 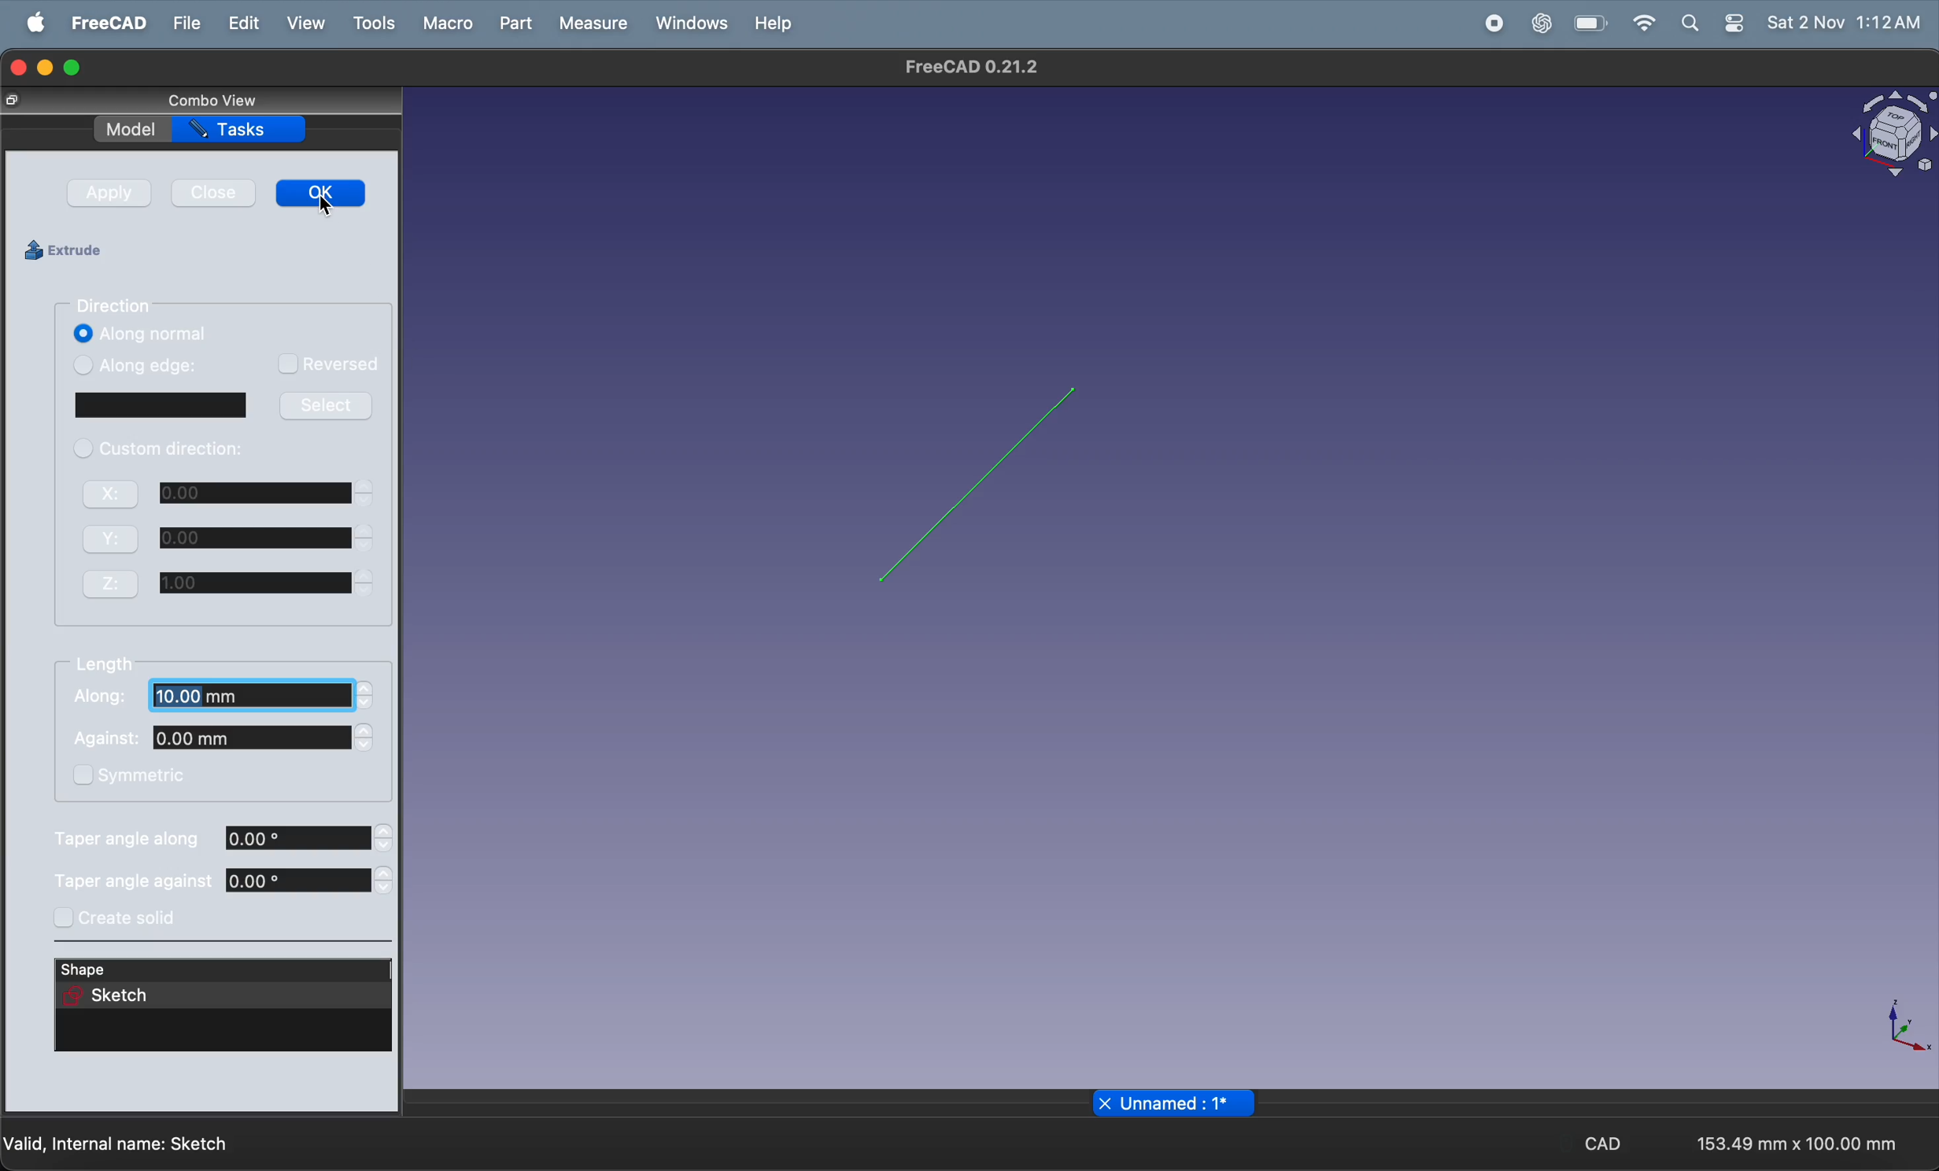 I want to click on 2D line, so click(x=985, y=484).